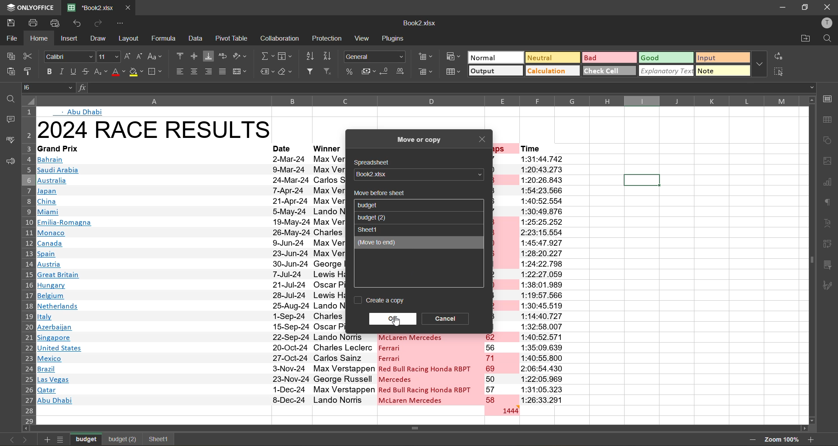  What do you see at coordinates (416, 175) in the screenshot?
I see `spreadsheet name` at bounding box center [416, 175].